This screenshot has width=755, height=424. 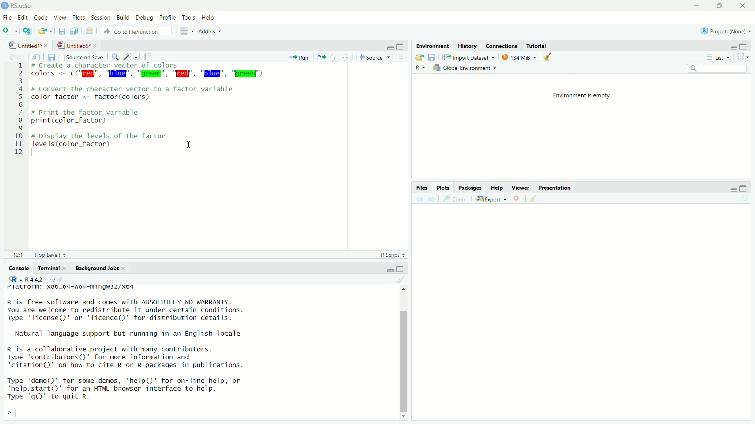 What do you see at coordinates (586, 317) in the screenshot?
I see `empty plot area` at bounding box center [586, 317].